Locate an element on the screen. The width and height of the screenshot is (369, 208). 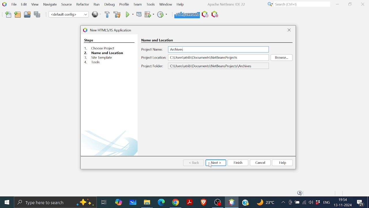
Profile project is located at coordinates (162, 14).